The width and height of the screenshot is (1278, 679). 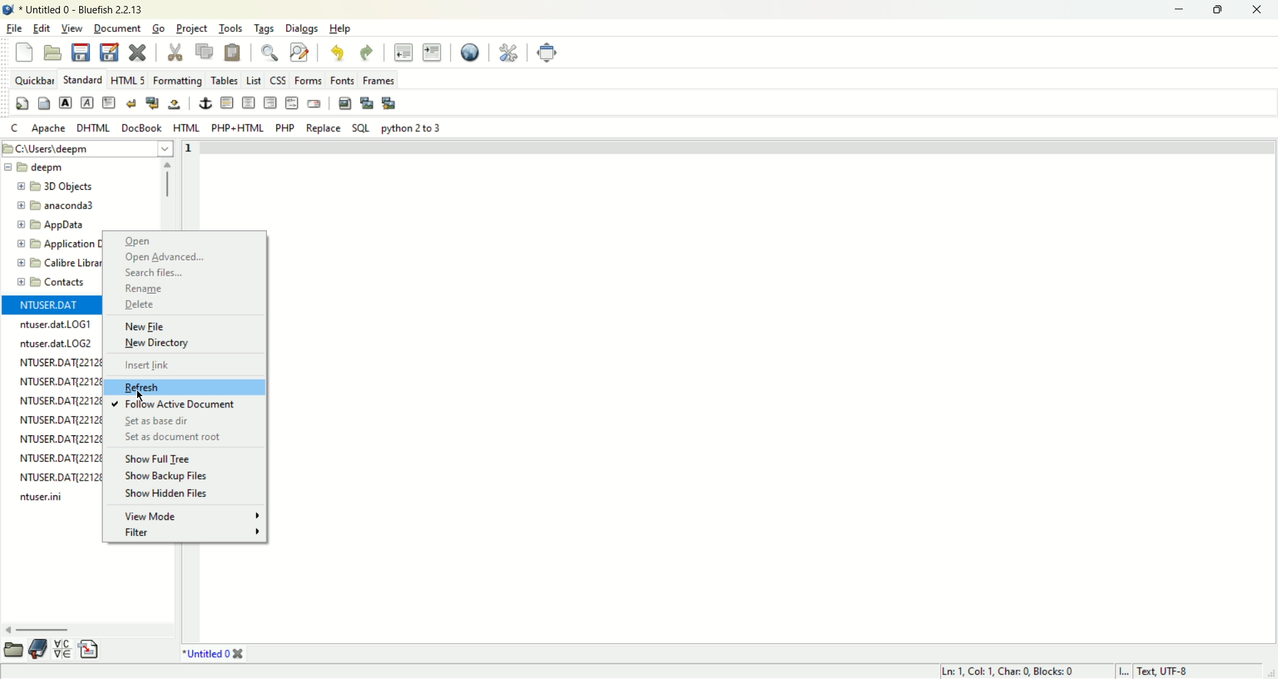 I want to click on file browser, so click(x=15, y=650).